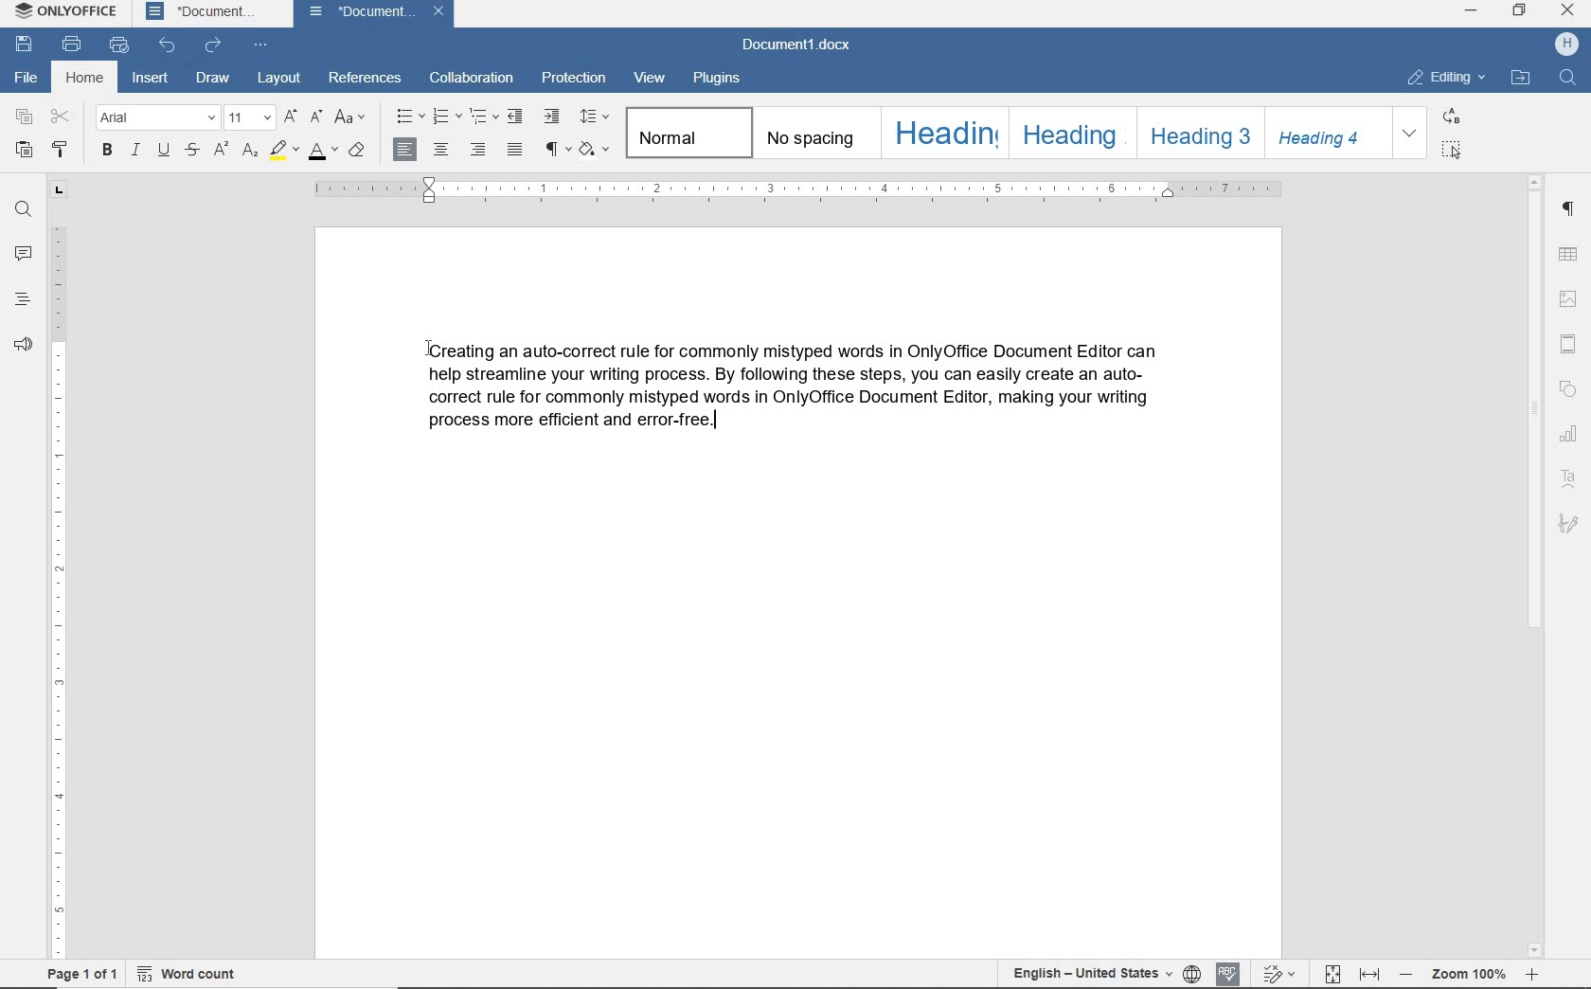 This screenshot has width=1591, height=989. Describe the element at coordinates (1564, 43) in the screenshot. I see `hp` at that location.